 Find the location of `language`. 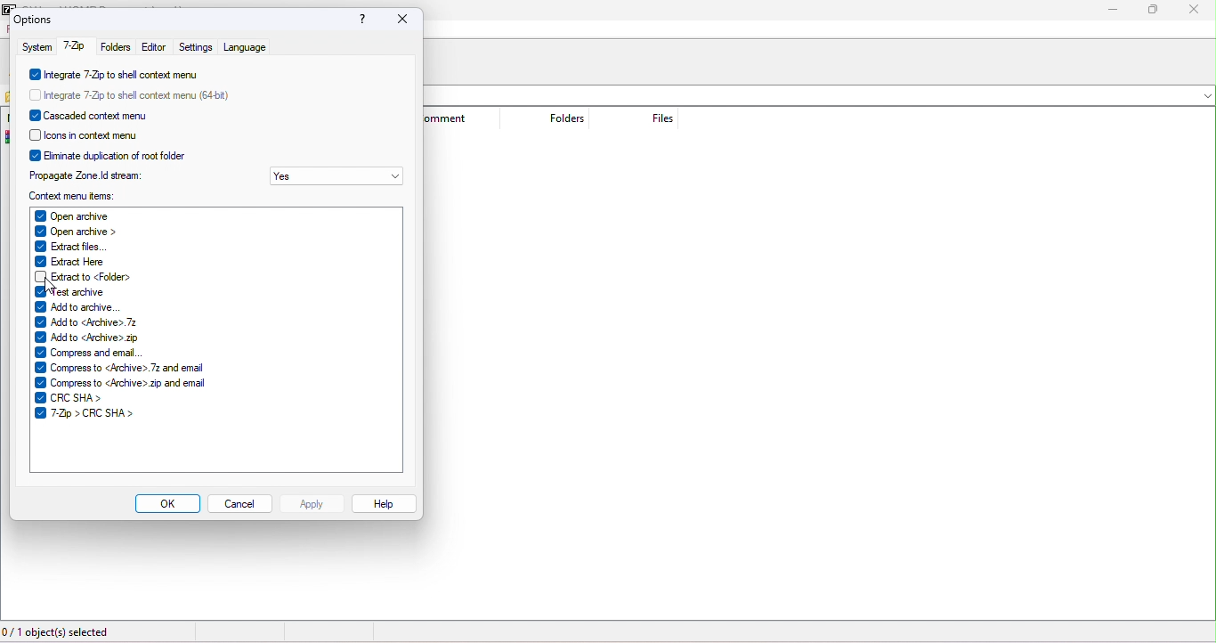

language is located at coordinates (244, 46).